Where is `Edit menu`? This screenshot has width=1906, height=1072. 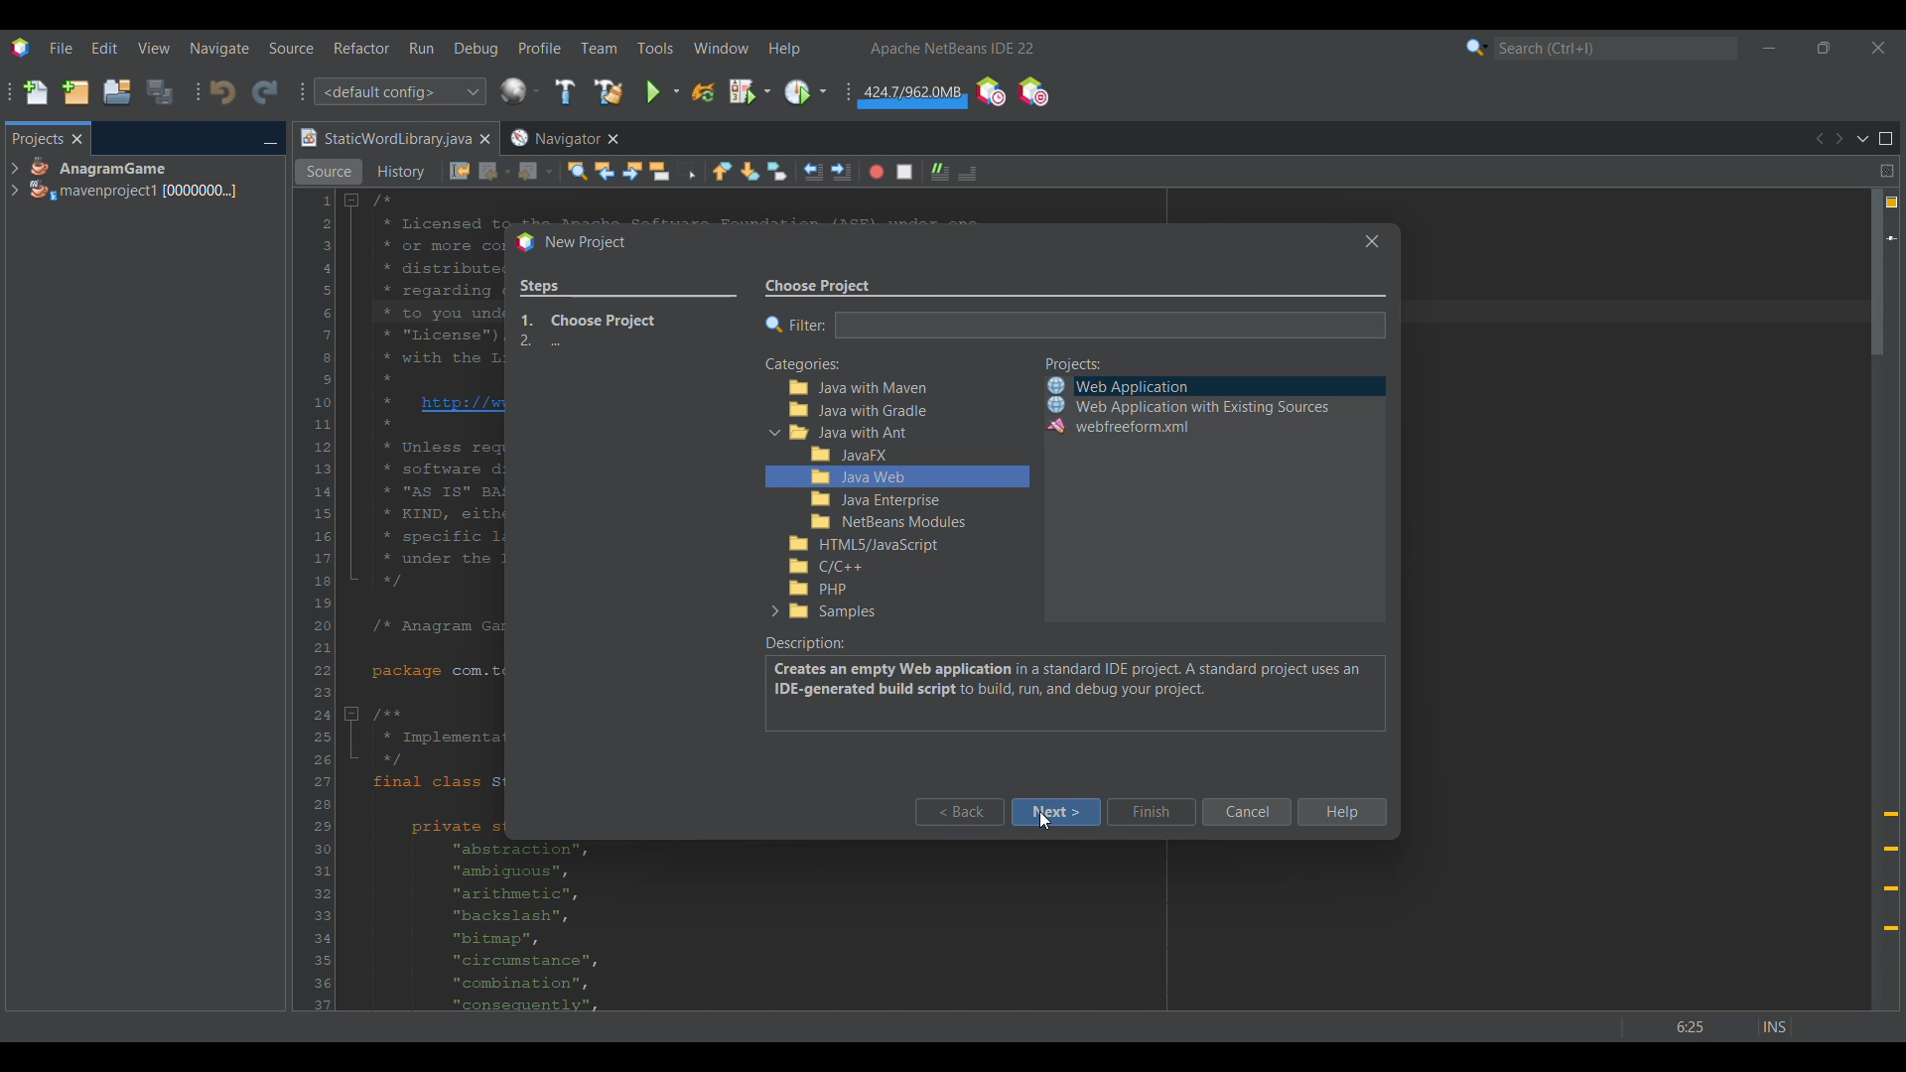
Edit menu is located at coordinates (104, 49).